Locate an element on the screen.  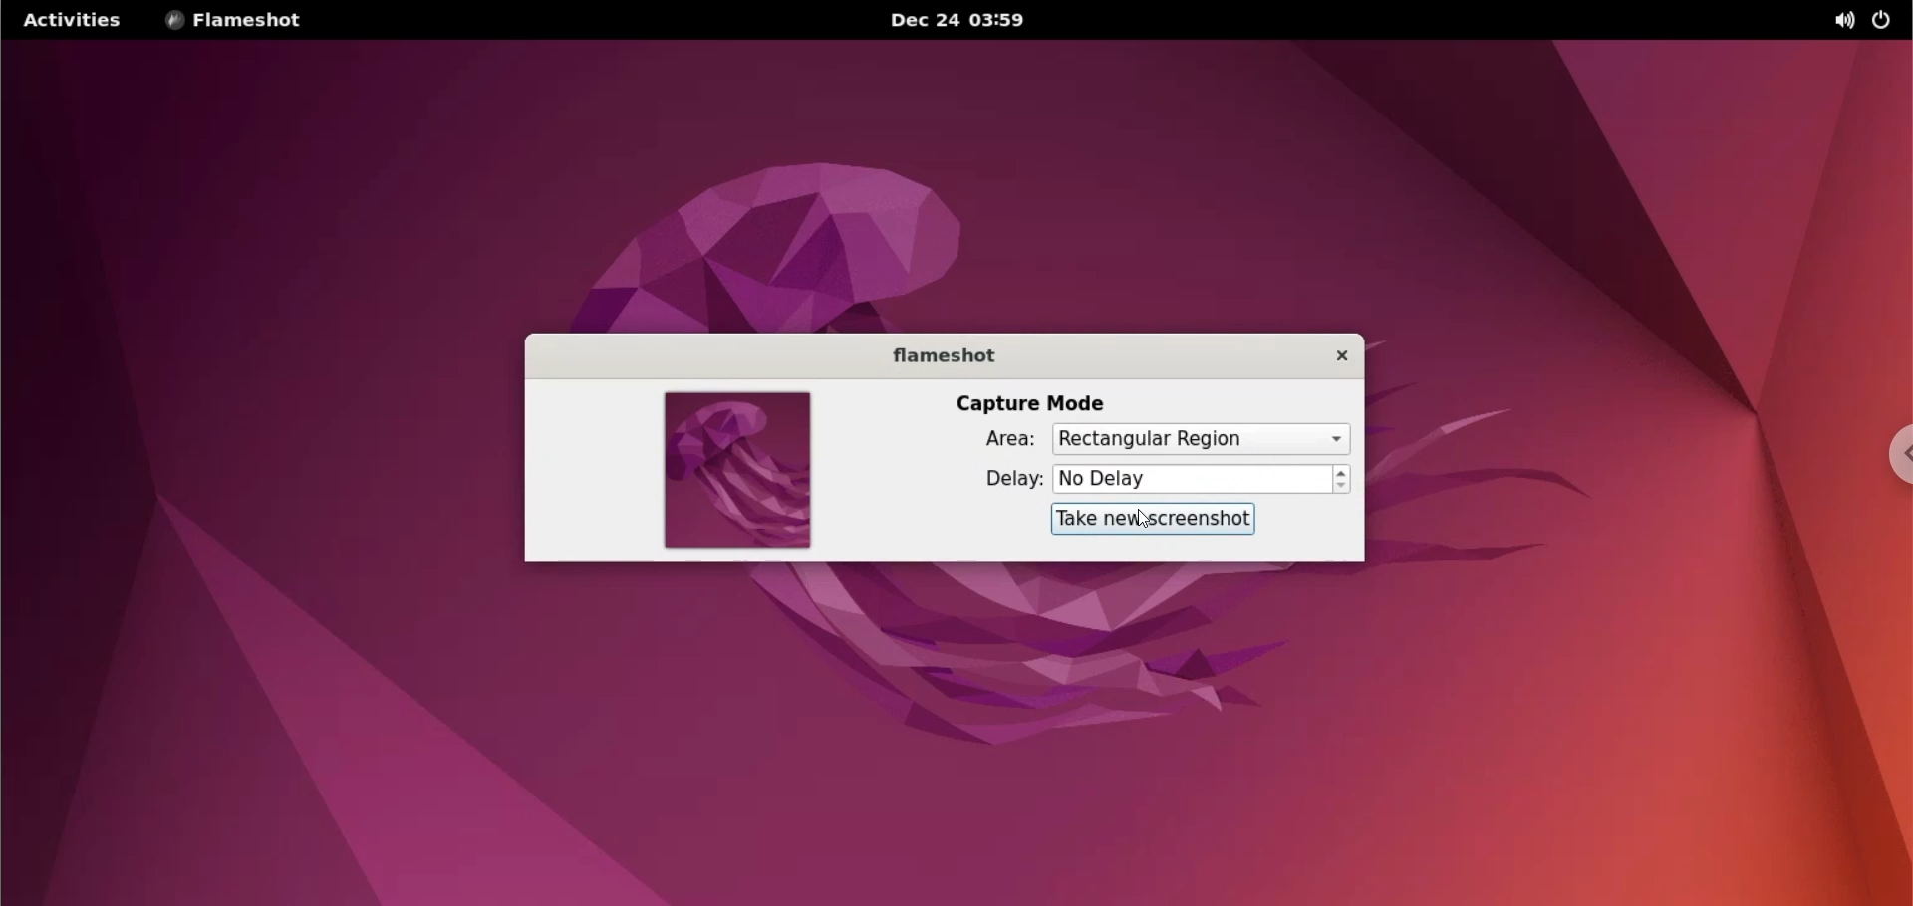
Date and time is located at coordinates (972, 21).